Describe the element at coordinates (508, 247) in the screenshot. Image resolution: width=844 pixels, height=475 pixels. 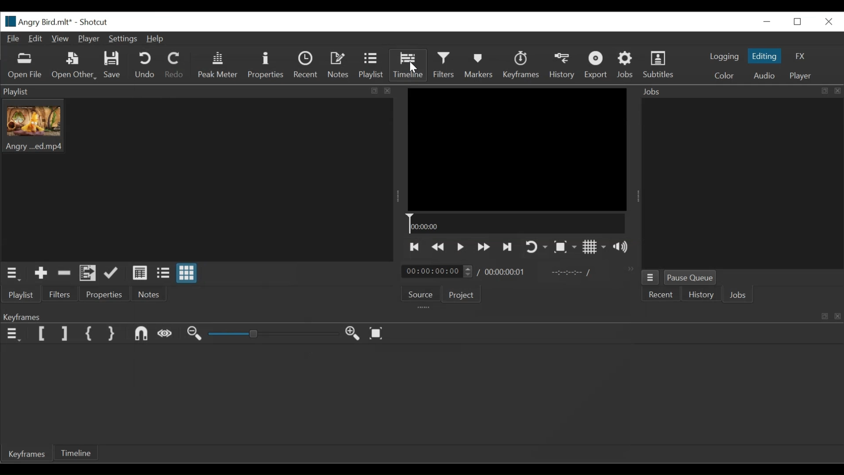
I see `Play the next point quickly` at that location.